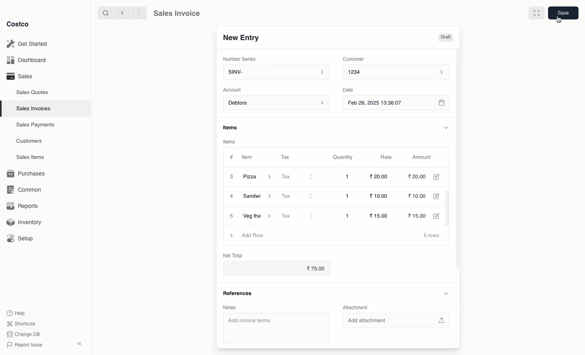 The height and width of the screenshot is (355, 585). What do you see at coordinates (299, 216) in the screenshot?
I see `Tax` at bounding box center [299, 216].